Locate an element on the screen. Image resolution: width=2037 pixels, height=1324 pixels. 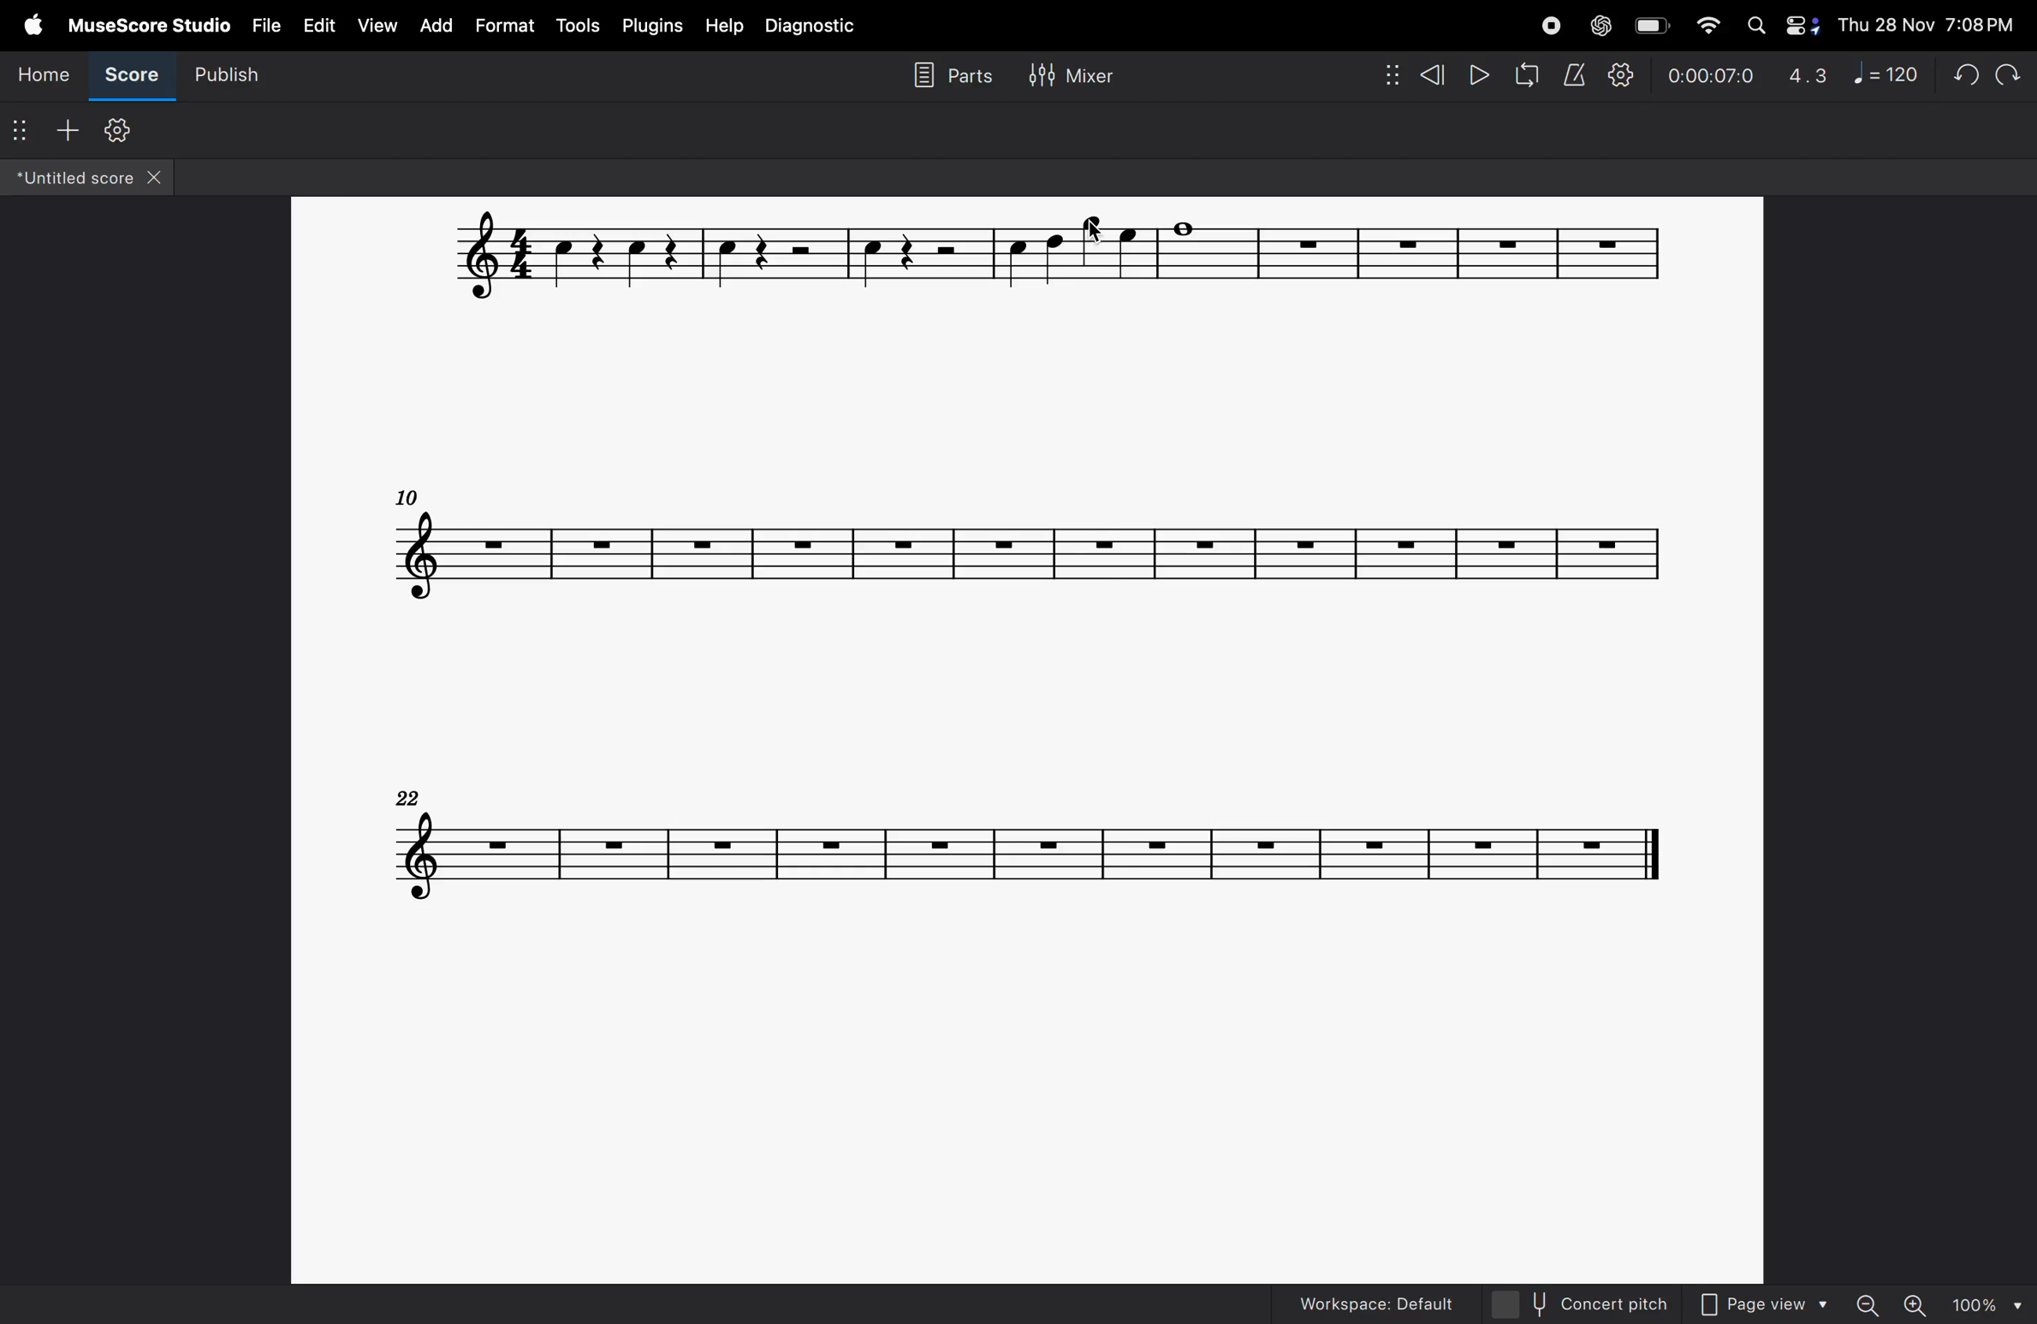
concert pitch is located at coordinates (1573, 1301).